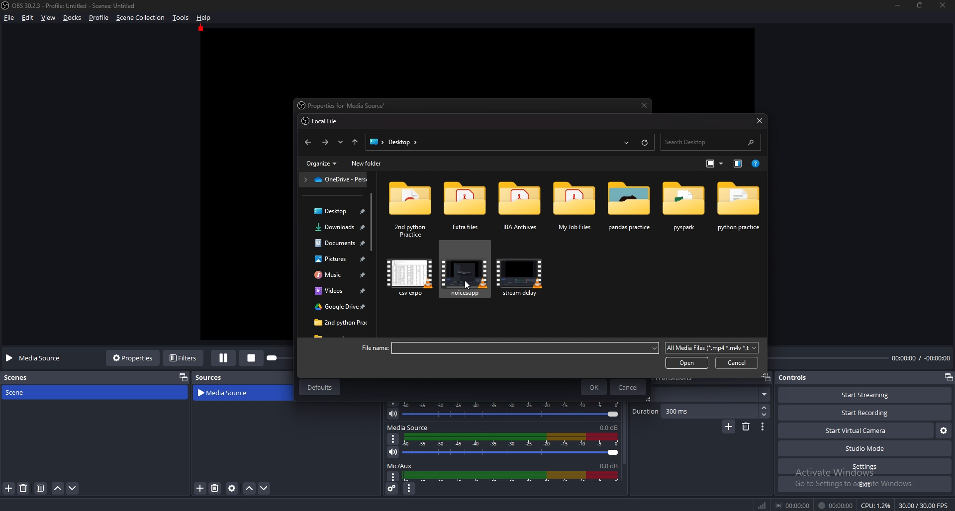  I want to click on Sources, so click(209, 377).